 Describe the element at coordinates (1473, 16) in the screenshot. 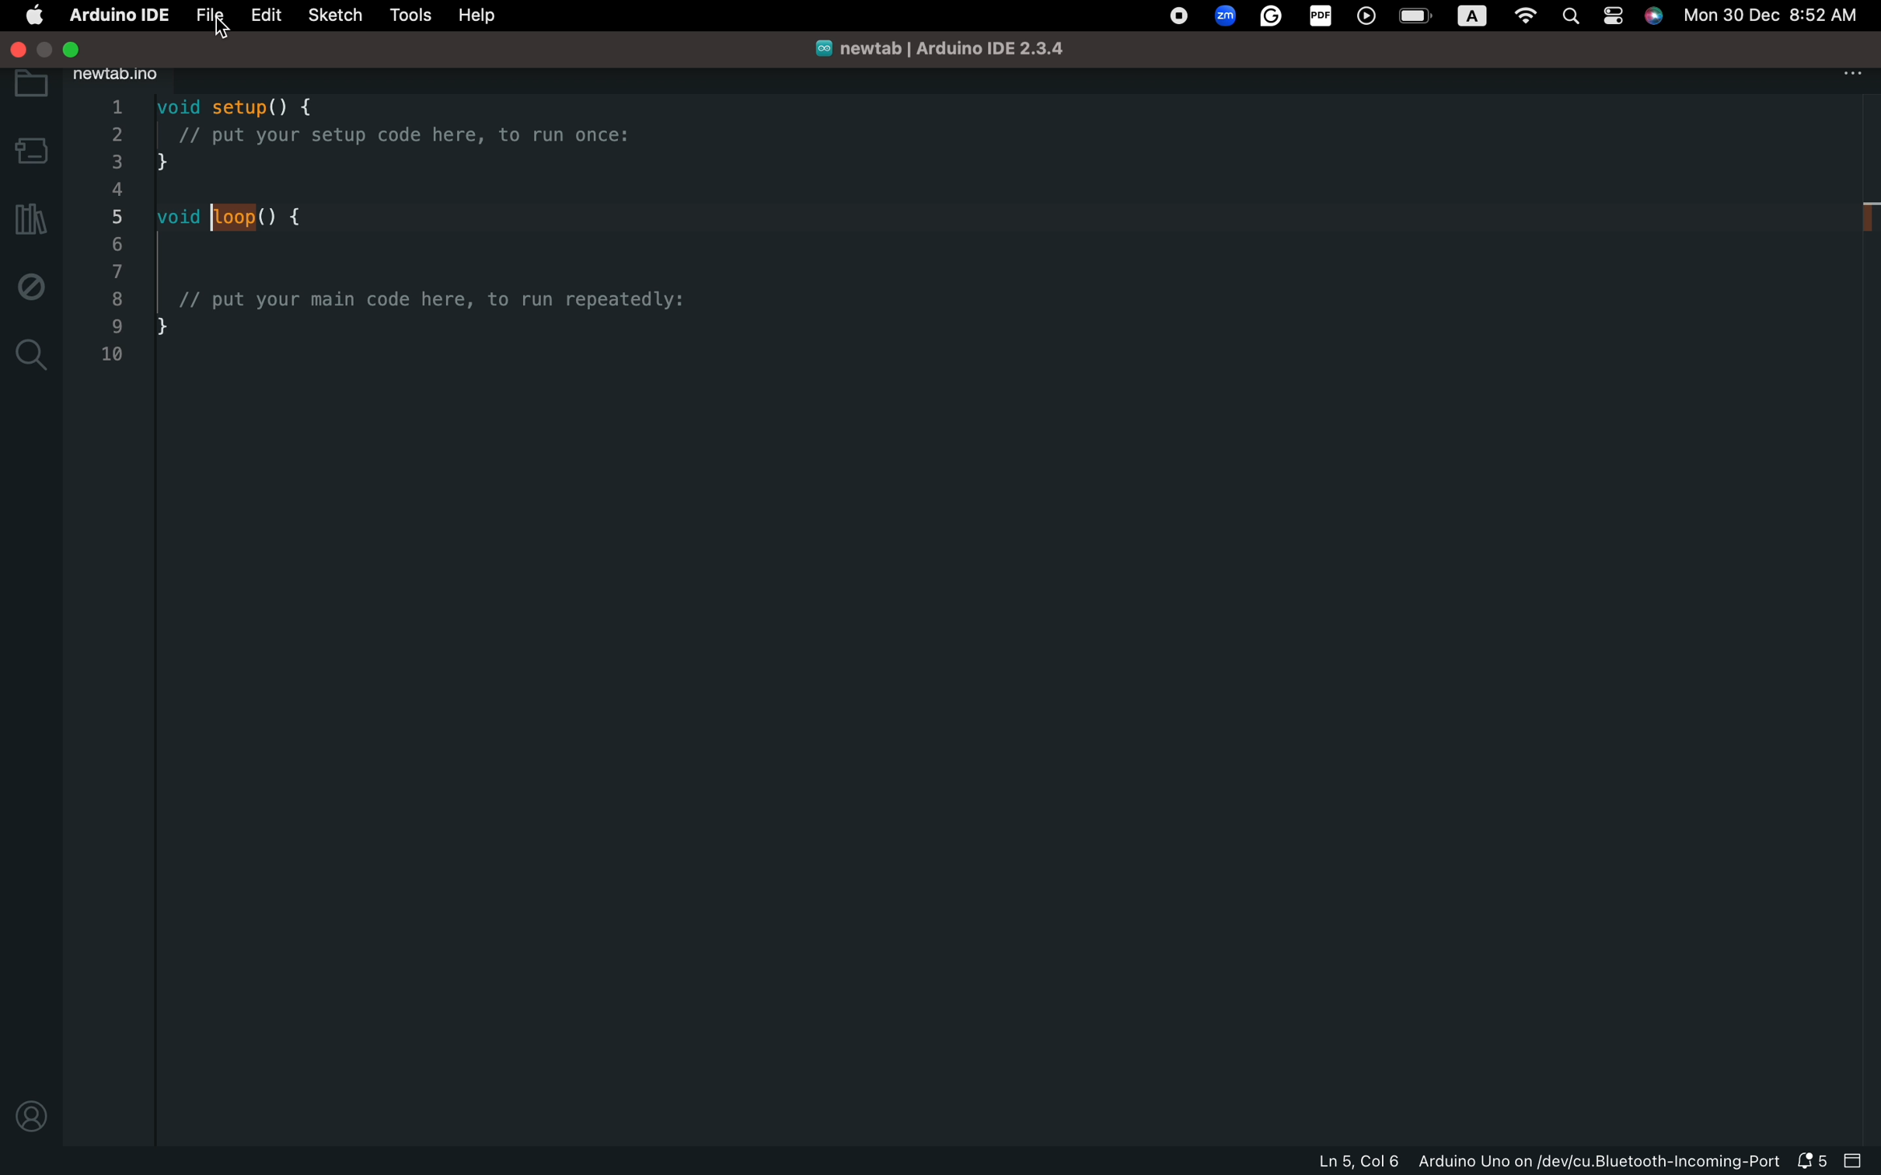

I see `a logo` at that location.